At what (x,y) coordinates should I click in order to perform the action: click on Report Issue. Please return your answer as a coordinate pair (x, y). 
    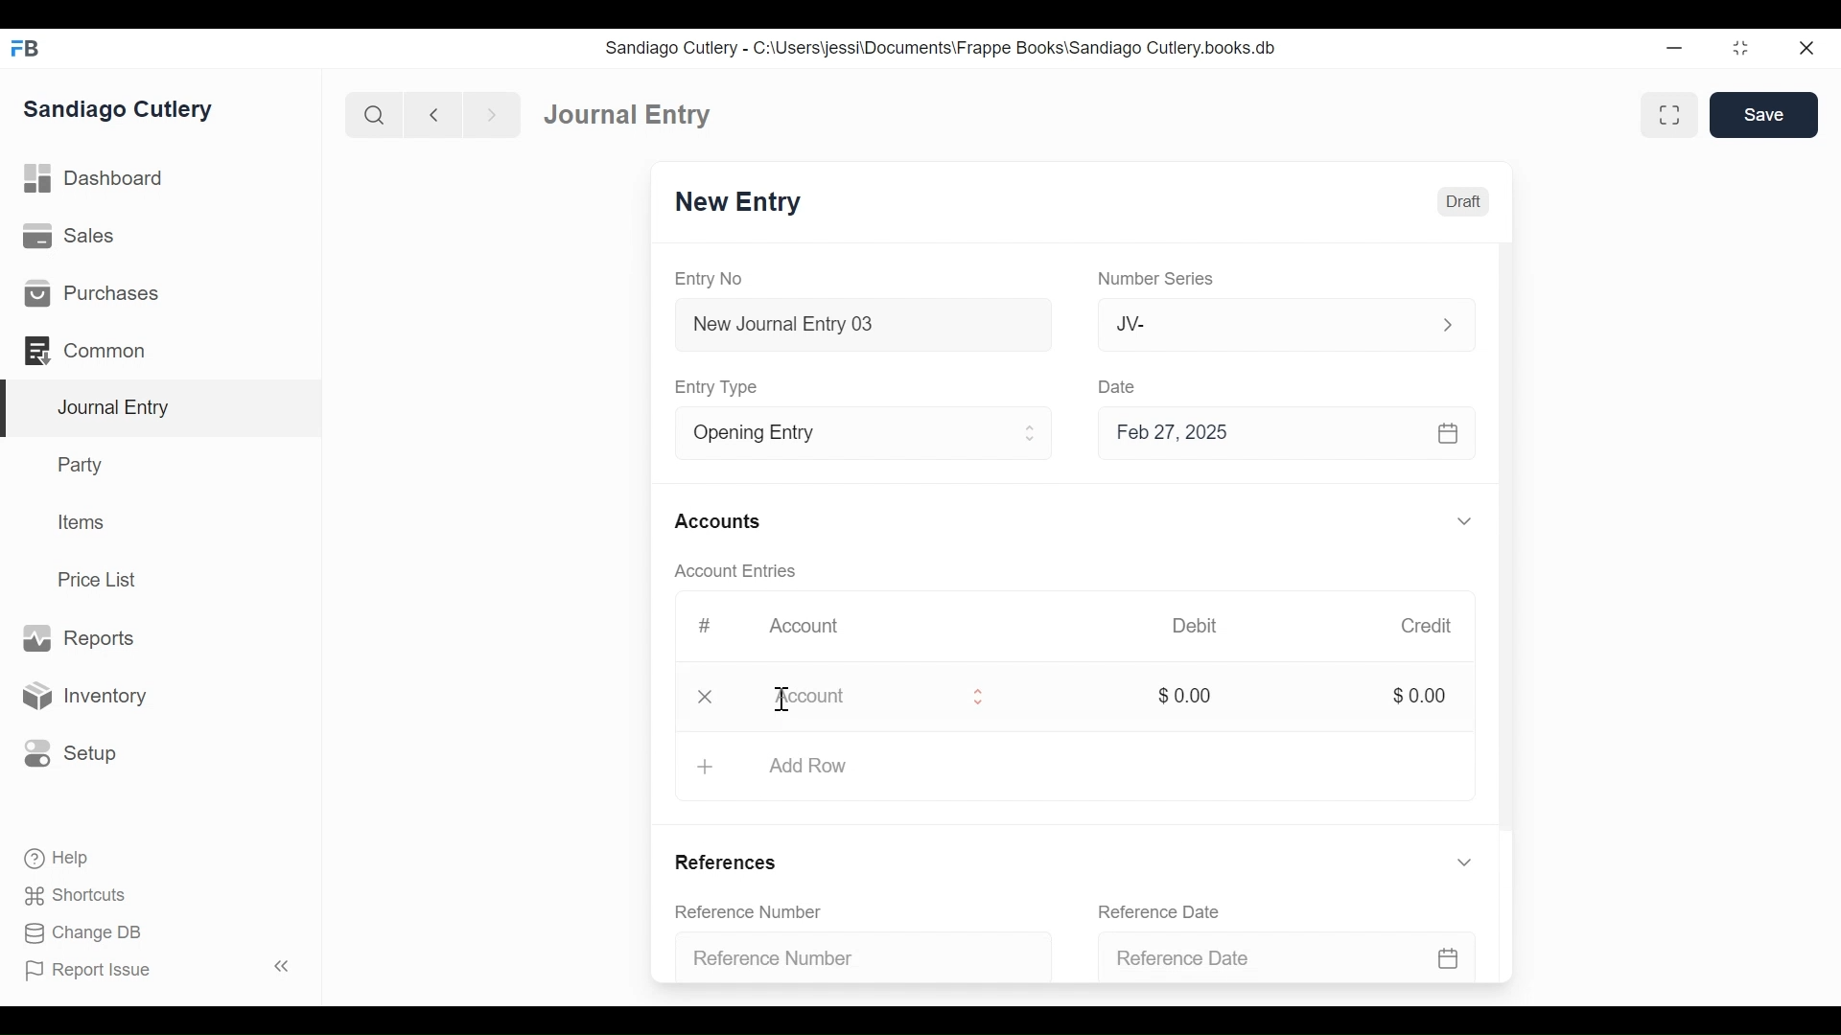
    Looking at the image, I should click on (89, 971).